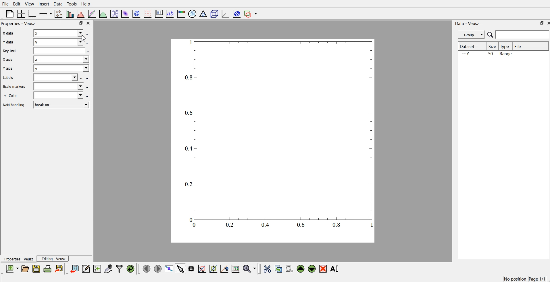  I want to click on fit a function, so click(93, 13).